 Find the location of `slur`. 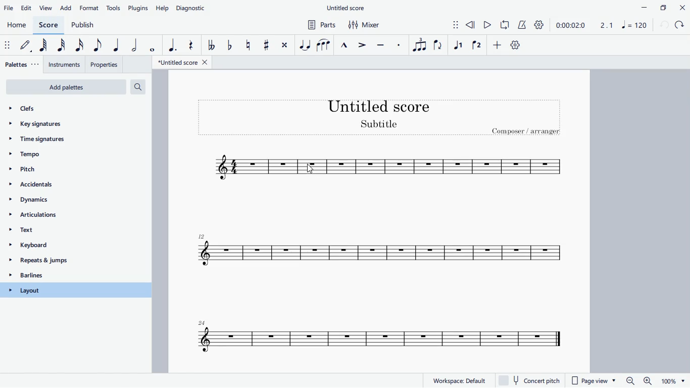

slur is located at coordinates (323, 44).